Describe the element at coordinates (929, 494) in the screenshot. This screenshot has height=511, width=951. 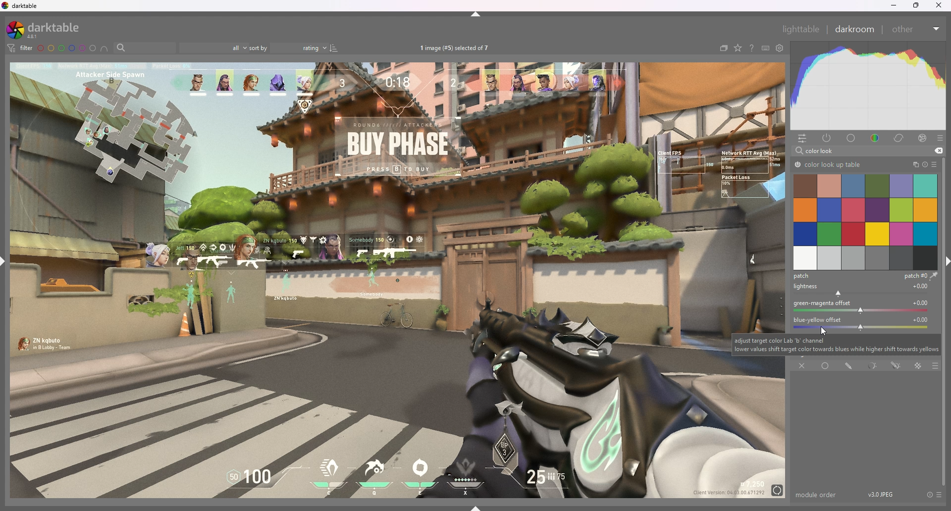
I see `reset` at that location.